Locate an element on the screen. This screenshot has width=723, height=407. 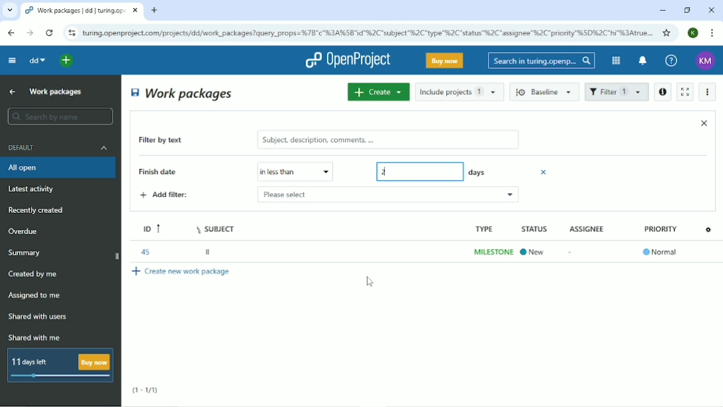
View site information is located at coordinates (72, 33).